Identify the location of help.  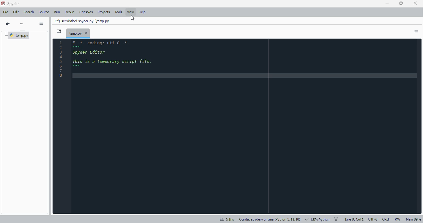
(142, 12).